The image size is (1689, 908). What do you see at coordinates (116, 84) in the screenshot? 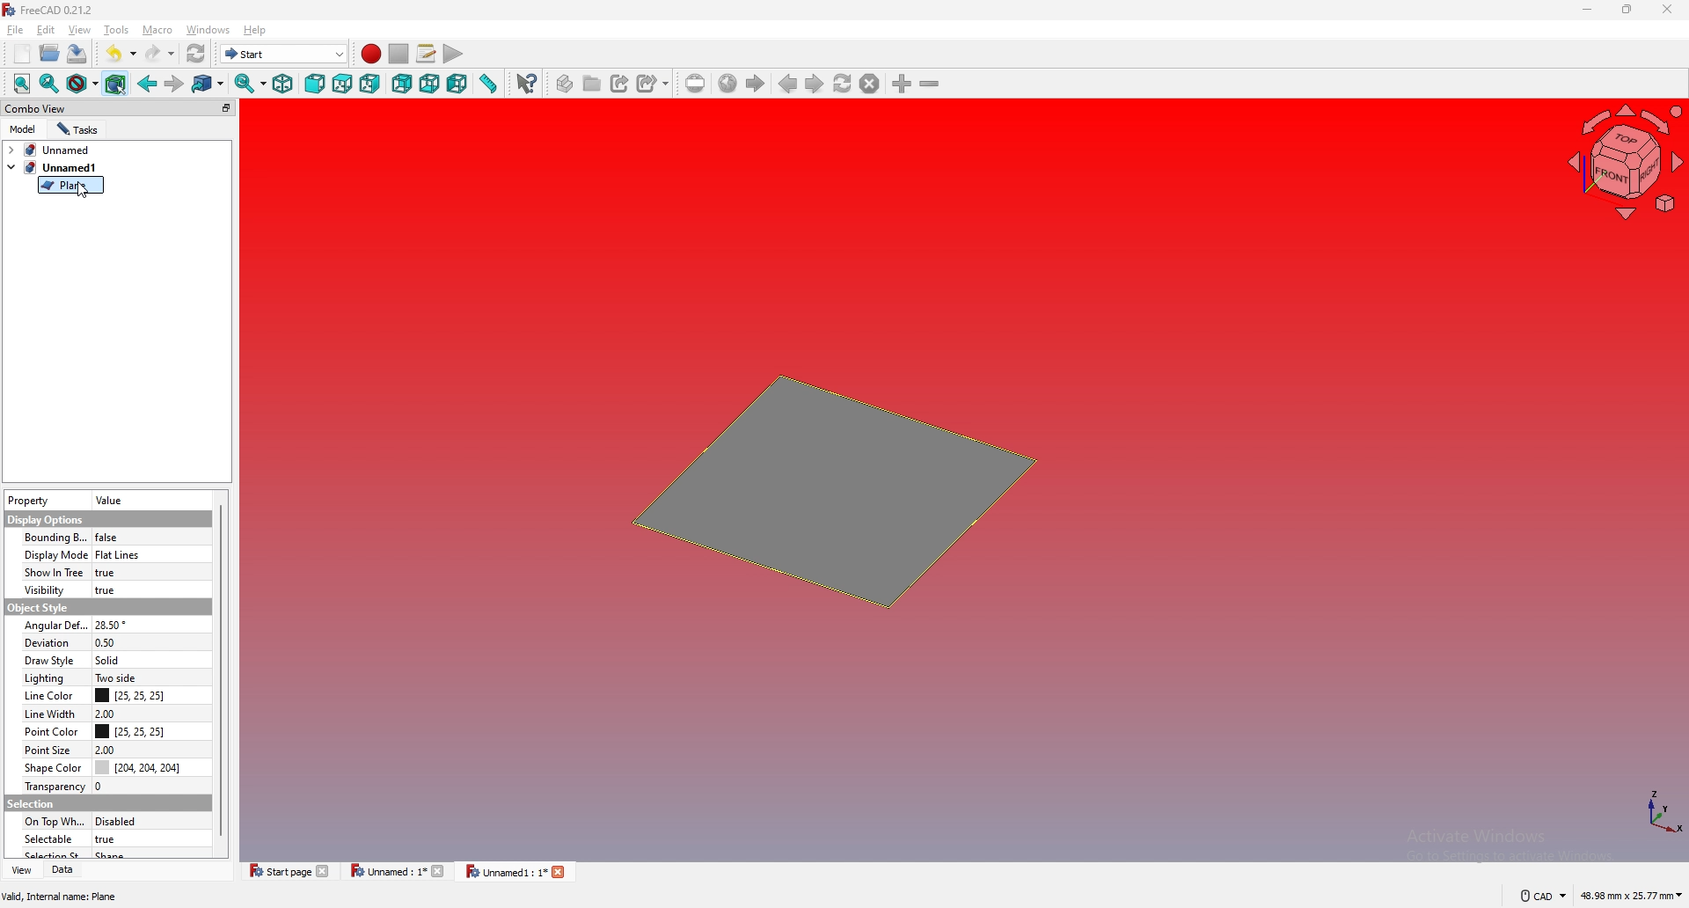
I see `bounding box` at bounding box center [116, 84].